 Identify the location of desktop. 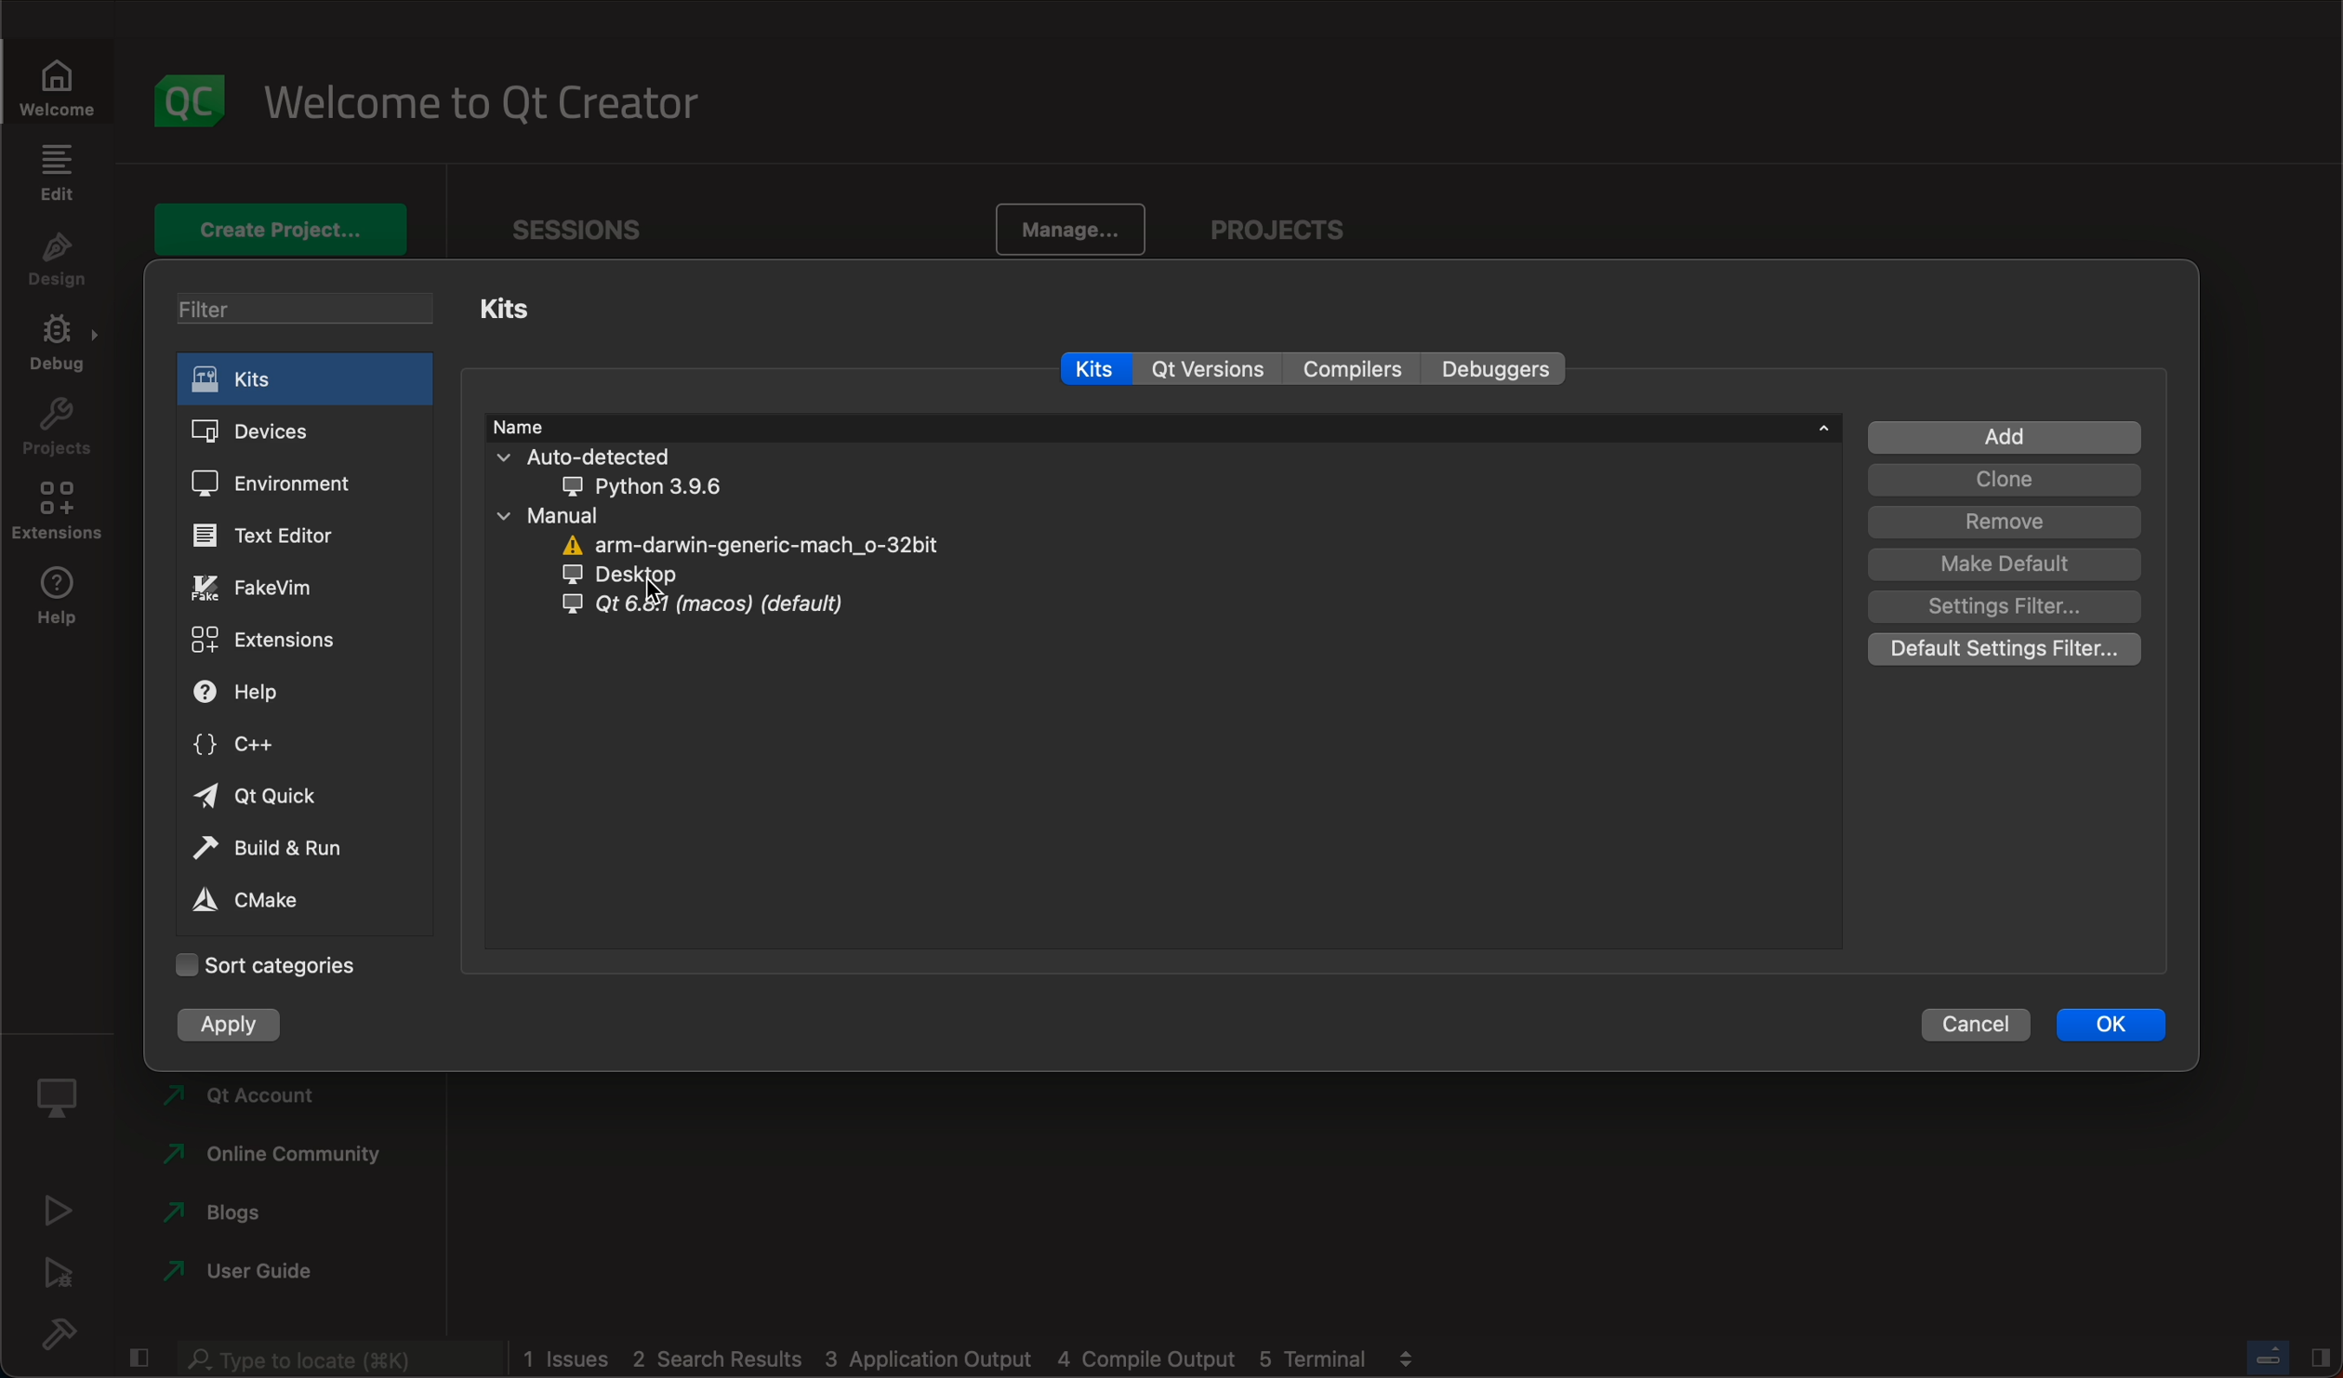
(639, 576).